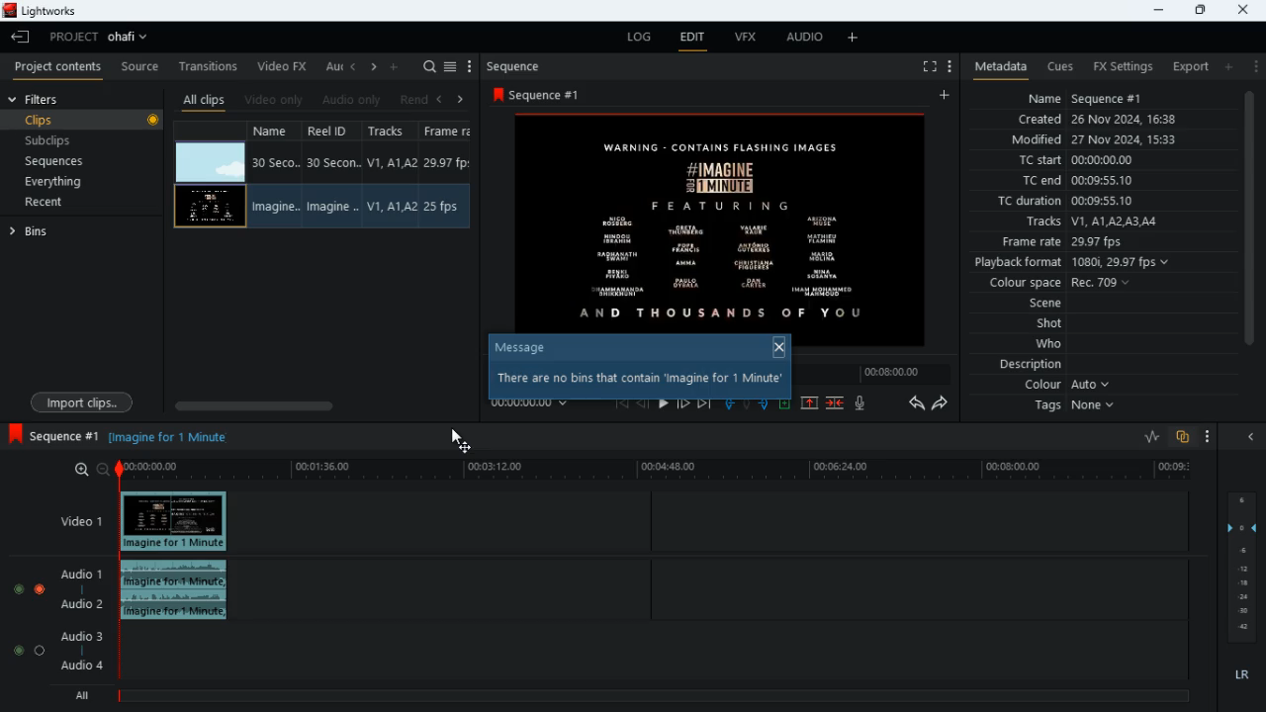 The image size is (1266, 712). Describe the element at coordinates (1121, 64) in the screenshot. I see `fx settings` at that location.